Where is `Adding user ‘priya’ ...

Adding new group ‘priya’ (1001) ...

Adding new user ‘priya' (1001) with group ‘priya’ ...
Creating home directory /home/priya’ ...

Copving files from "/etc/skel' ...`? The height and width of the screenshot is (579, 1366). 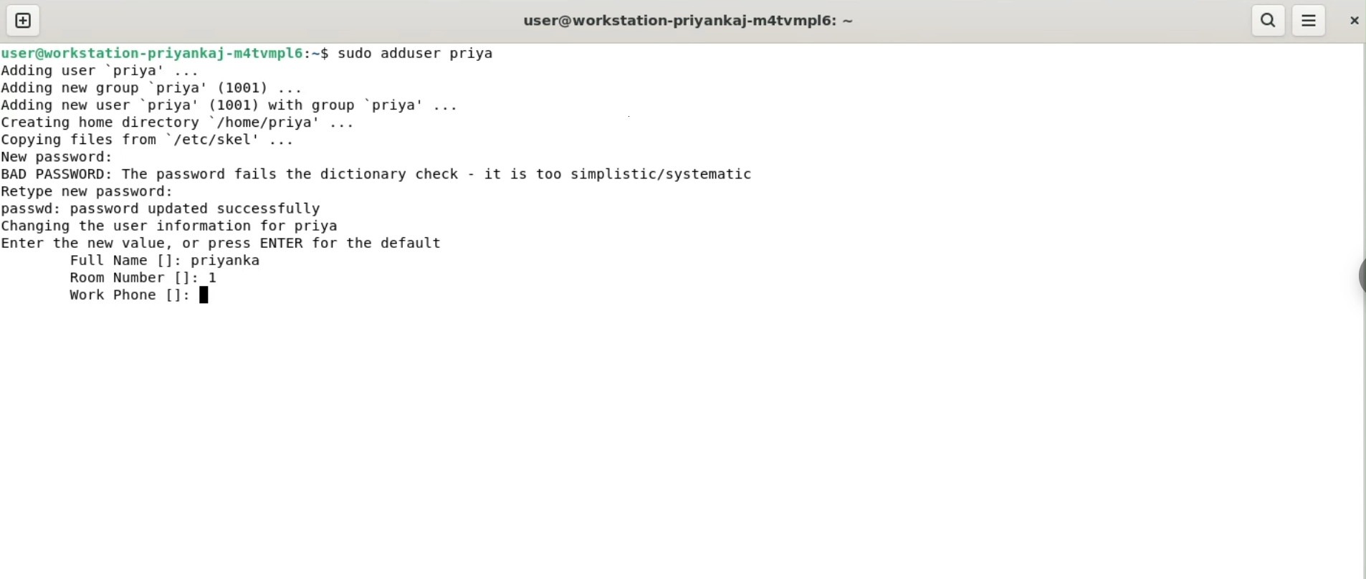
Adding user ‘priya’ ...

Adding new group ‘priya’ (1001) ...

Adding new user ‘priya' (1001) with group ‘priya’ ...
Creating home directory /home/priya’ ...

Copving files from "/etc/skel' ... is located at coordinates (277, 104).